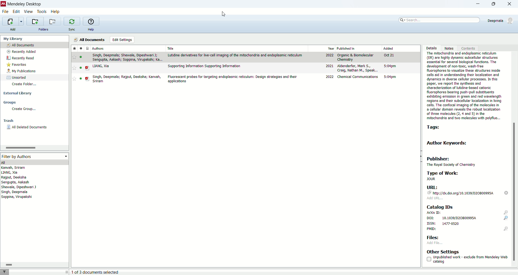 The height and width of the screenshot is (275, 518). What do you see at coordinates (448, 143) in the screenshot?
I see `author keywords: ` at bounding box center [448, 143].